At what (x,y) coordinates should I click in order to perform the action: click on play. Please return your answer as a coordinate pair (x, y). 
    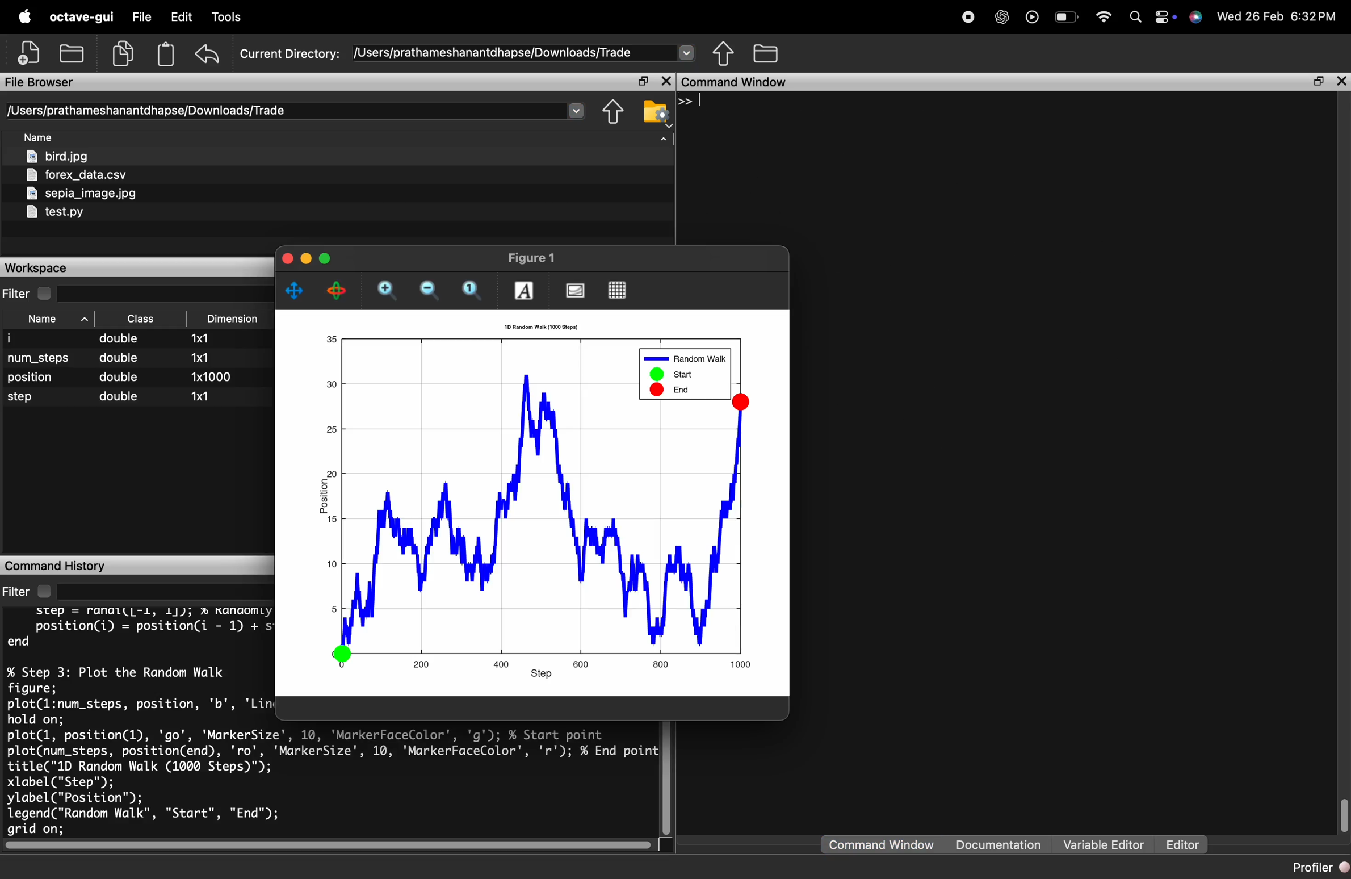
    Looking at the image, I should click on (1031, 16).